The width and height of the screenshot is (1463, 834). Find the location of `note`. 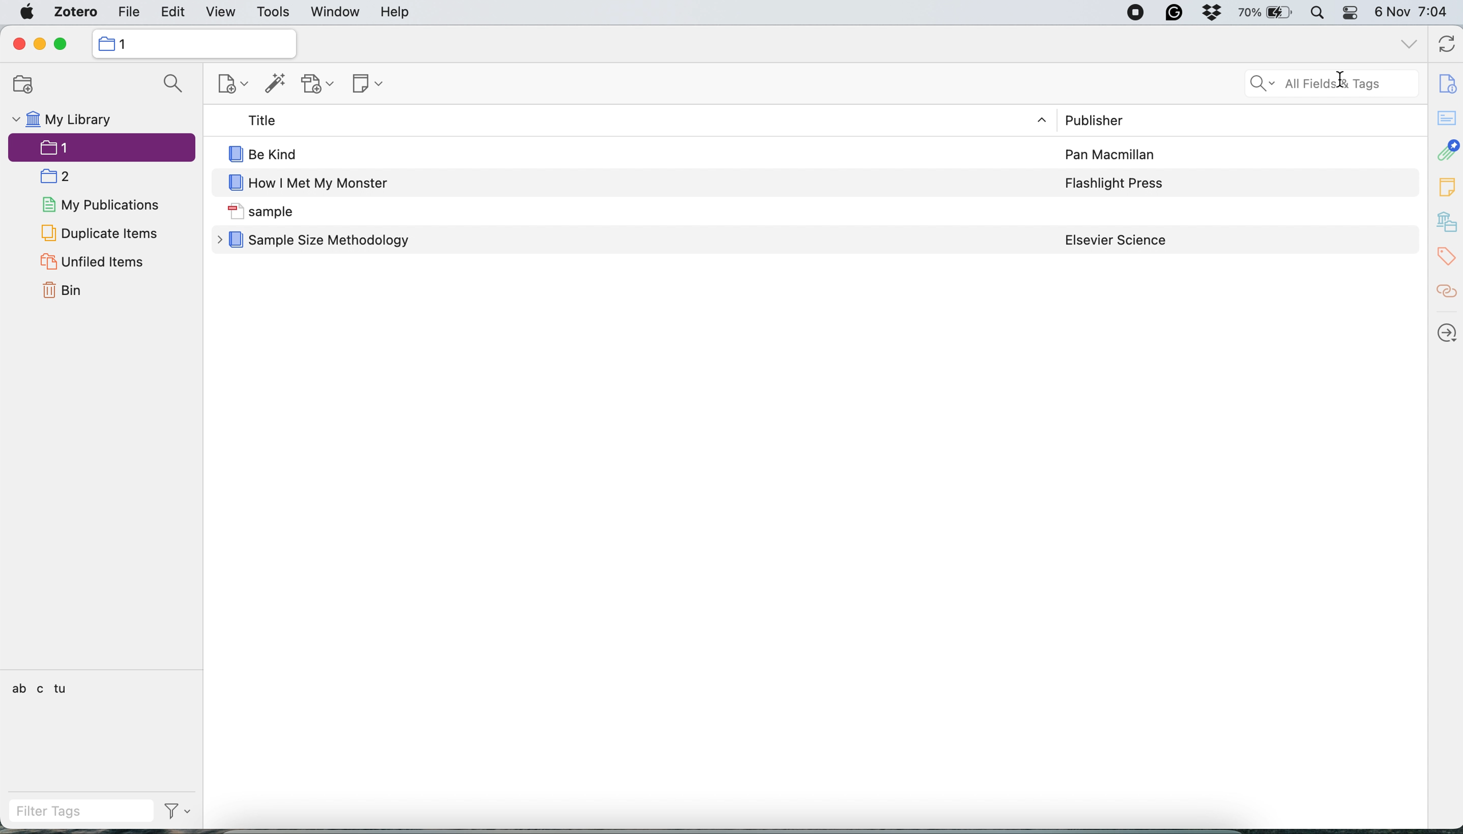

note is located at coordinates (367, 85).